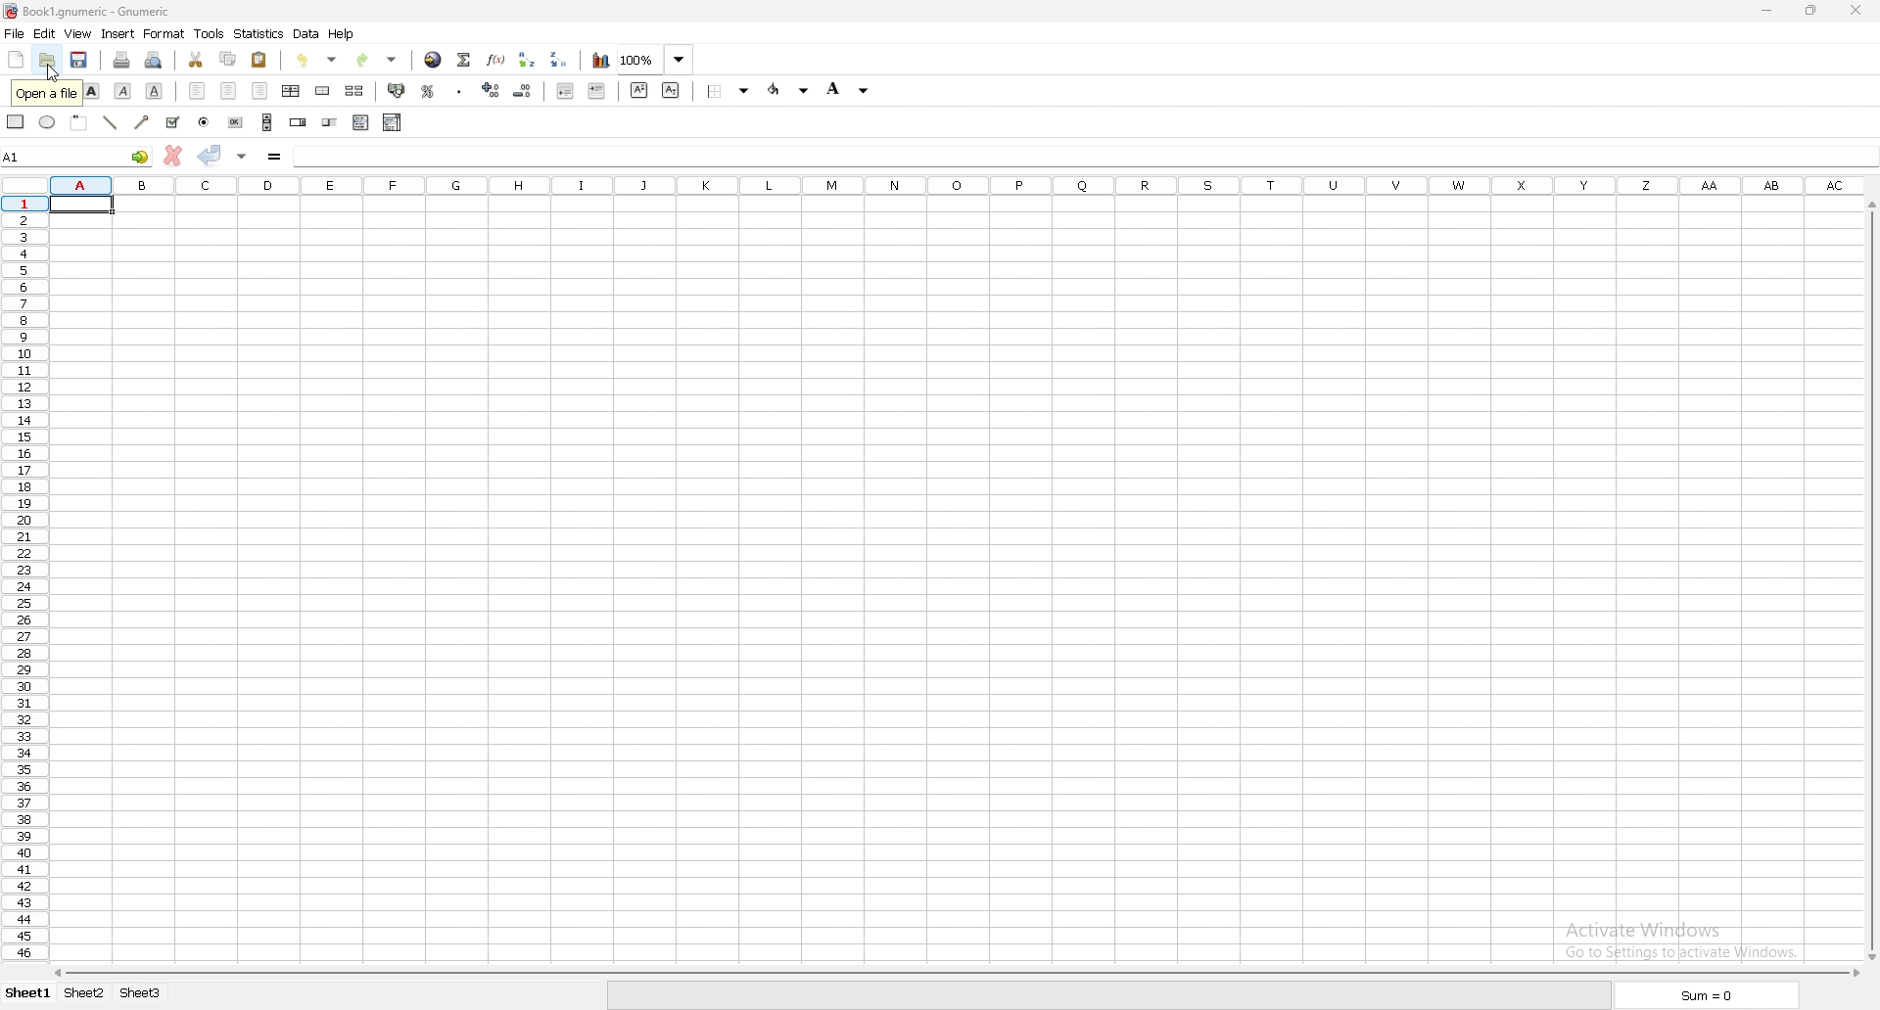 The image size is (1880, 1010). Describe the element at coordinates (80, 60) in the screenshot. I see `save` at that location.